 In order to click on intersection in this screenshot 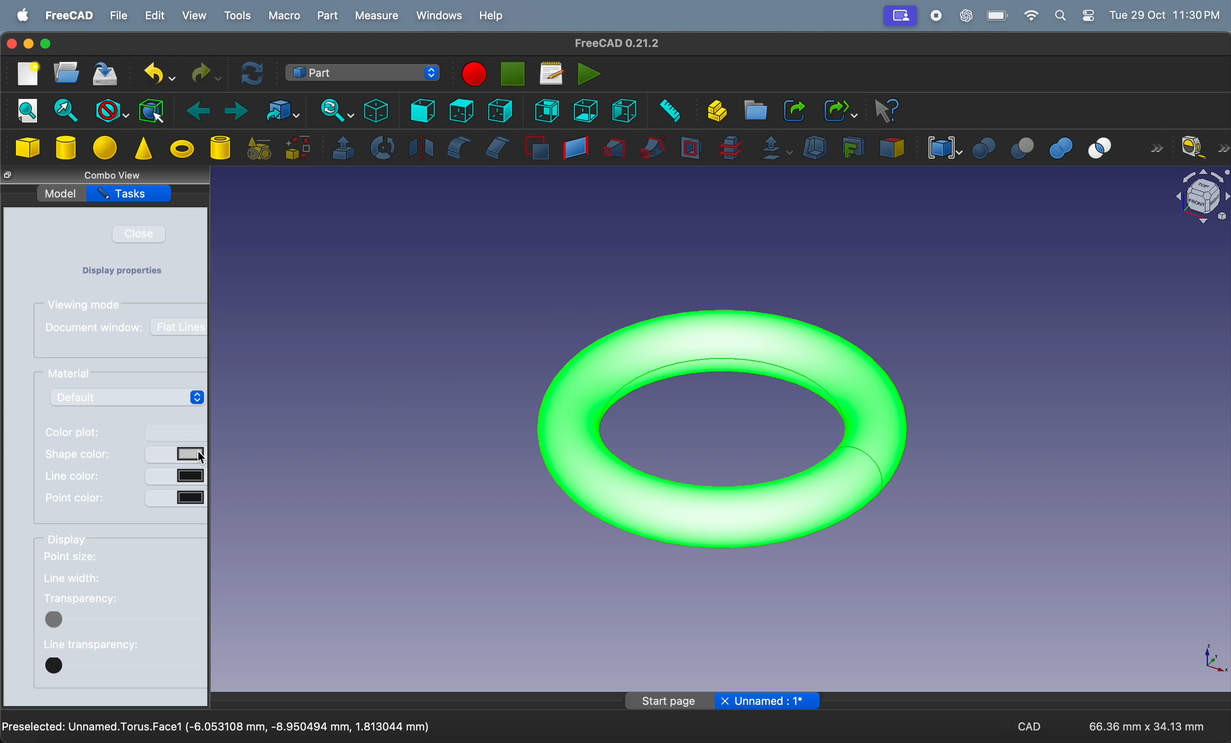, I will do `click(1104, 147)`.